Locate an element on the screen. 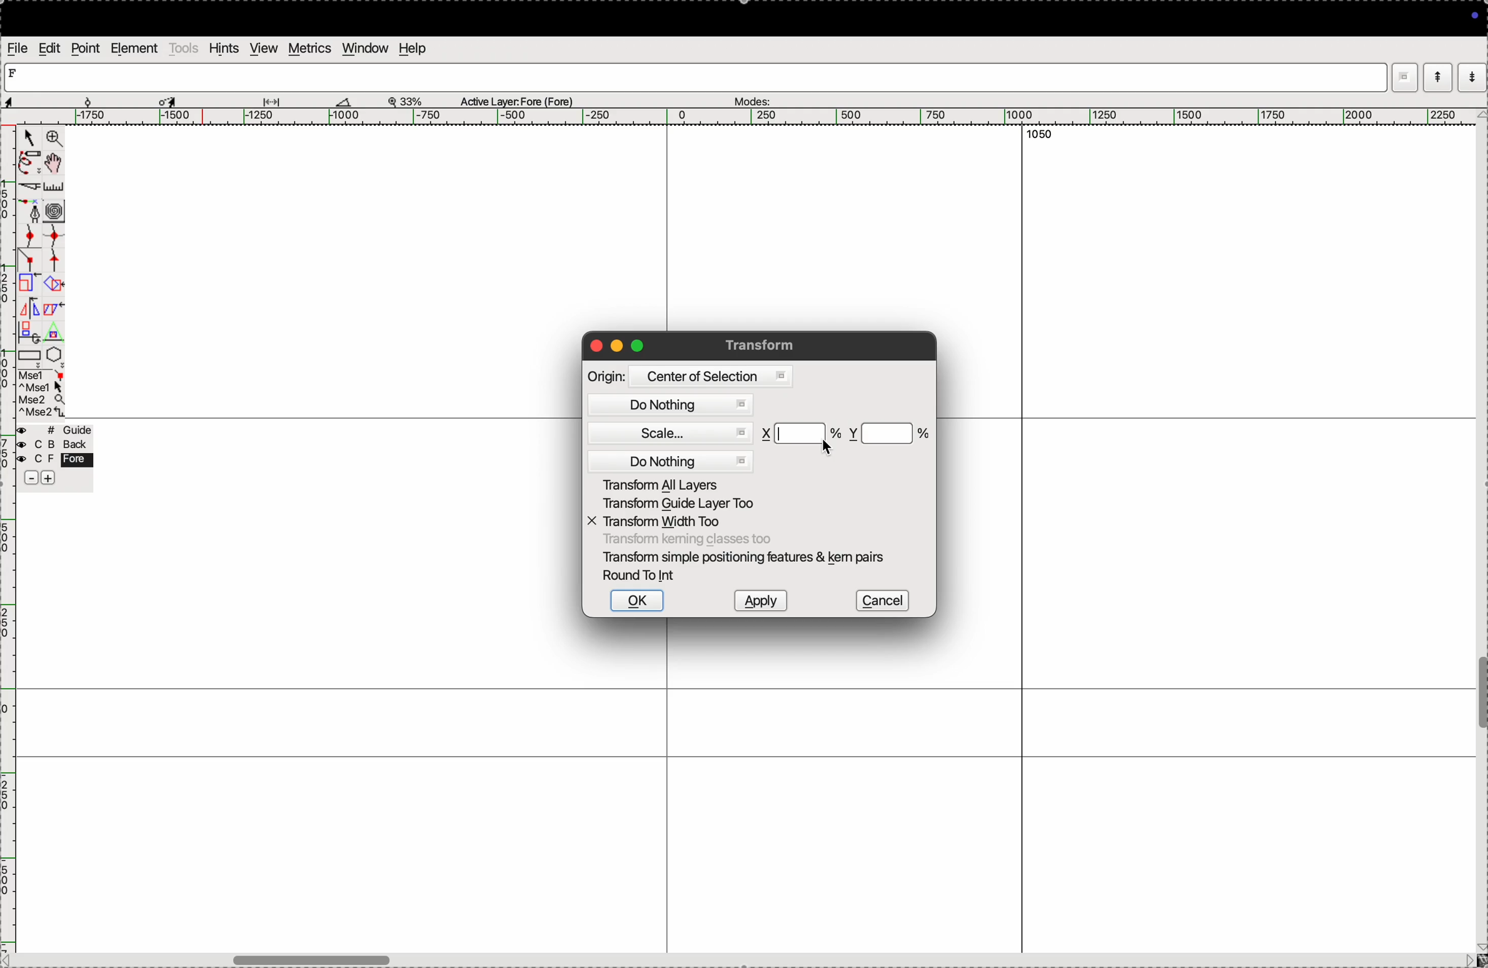 This screenshot has width=1488, height=968. apply is located at coordinates (760, 601).